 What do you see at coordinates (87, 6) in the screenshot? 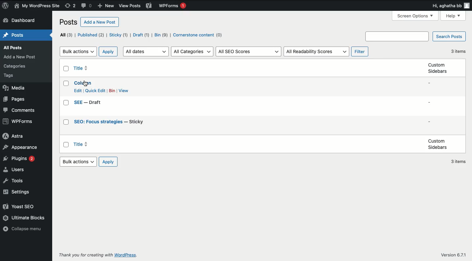
I see `Comments` at bounding box center [87, 6].